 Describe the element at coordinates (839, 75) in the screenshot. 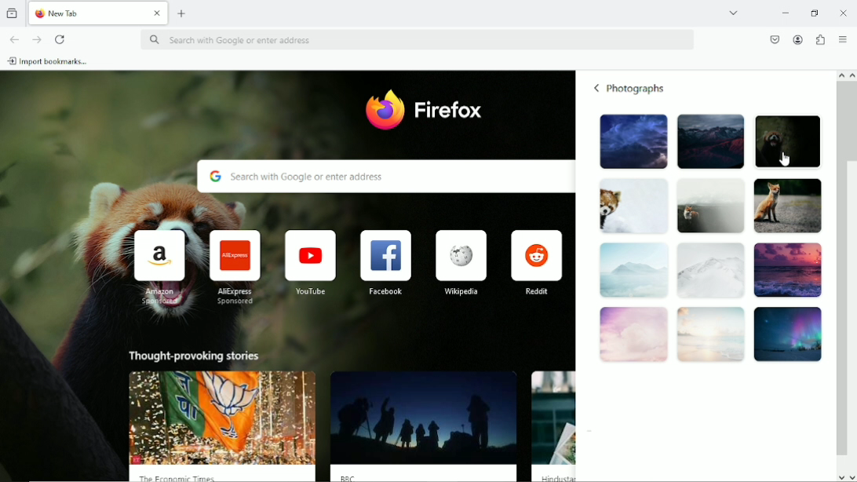

I see `scroll up` at that location.